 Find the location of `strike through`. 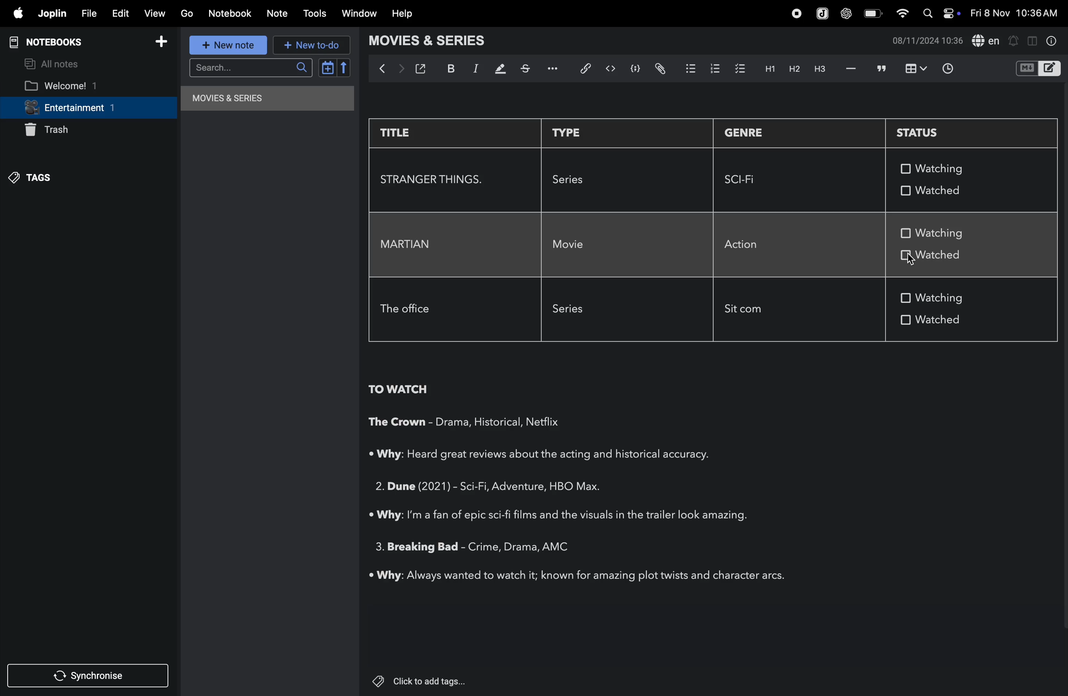

strike through is located at coordinates (528, 68).